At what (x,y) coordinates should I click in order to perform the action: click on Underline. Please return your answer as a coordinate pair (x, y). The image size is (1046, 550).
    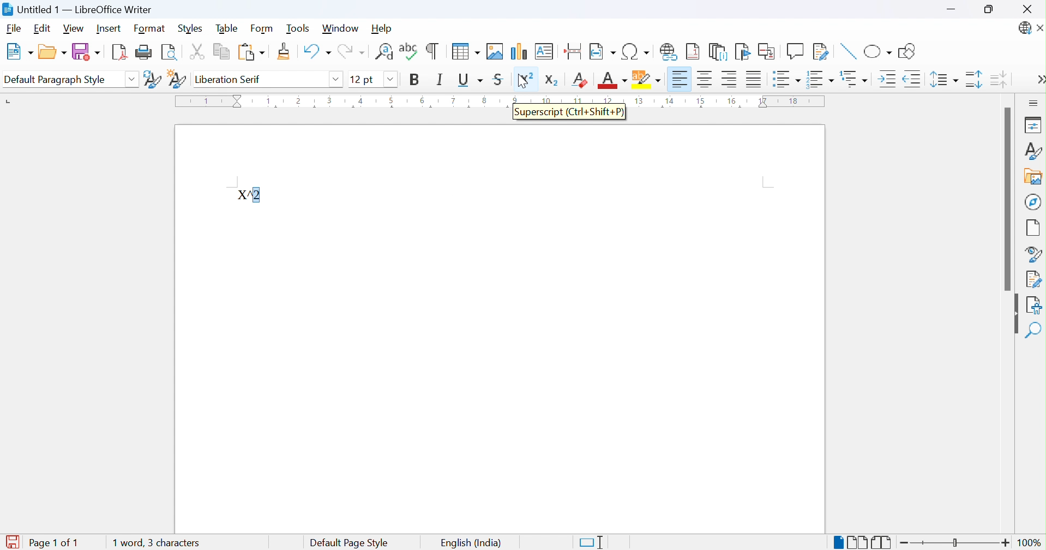
    Looking at the image, I should click on (470, 81).